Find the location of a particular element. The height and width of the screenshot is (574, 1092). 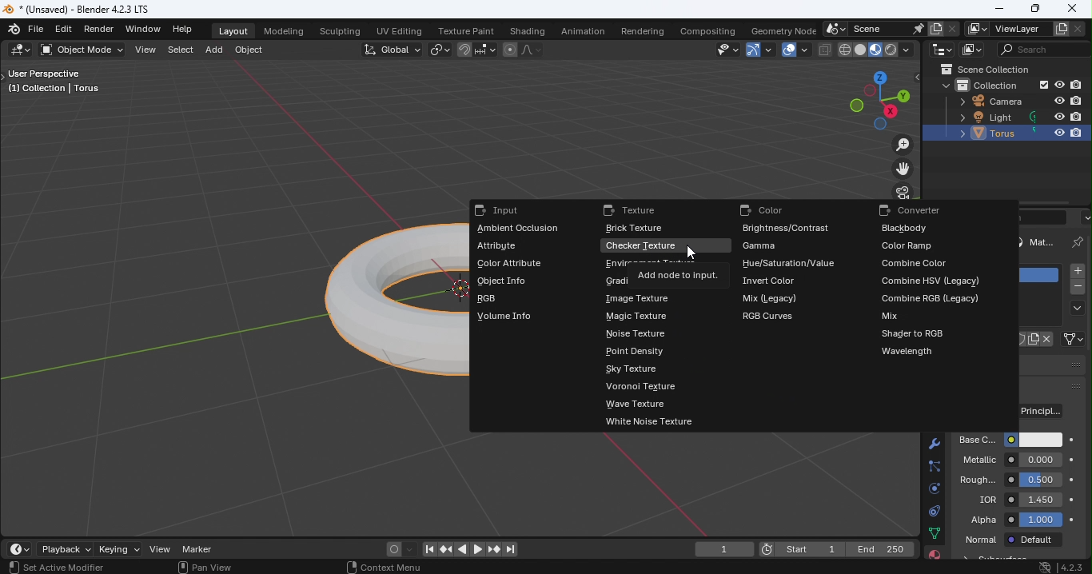

Editor type is located at coordinates (20, 549).